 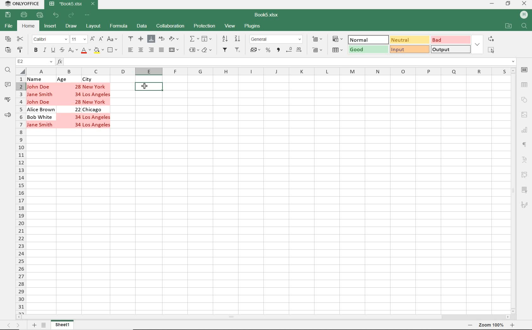 What do you see at coordinates (255, 50) in the screenshot?
I see `ACCOUNT STYLE` at bounding box center [255, 50].